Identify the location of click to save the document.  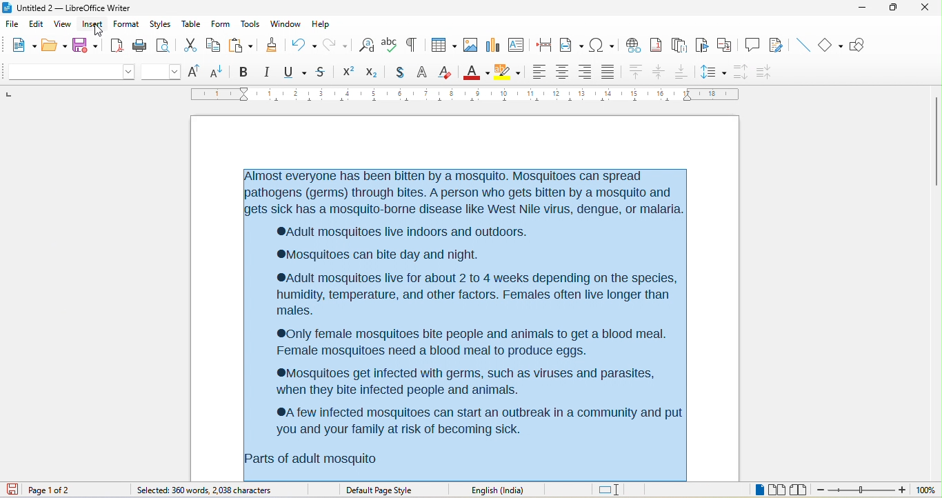
(12, 490).